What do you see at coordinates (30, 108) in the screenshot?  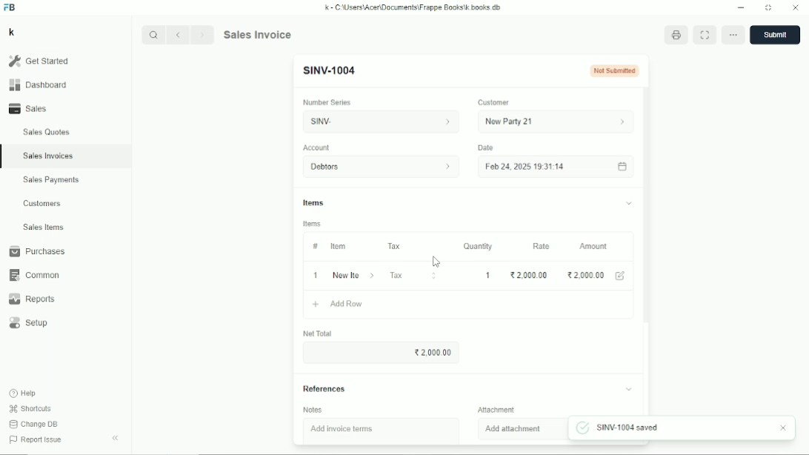 I see `Sales` at bounding box center [30, 108].